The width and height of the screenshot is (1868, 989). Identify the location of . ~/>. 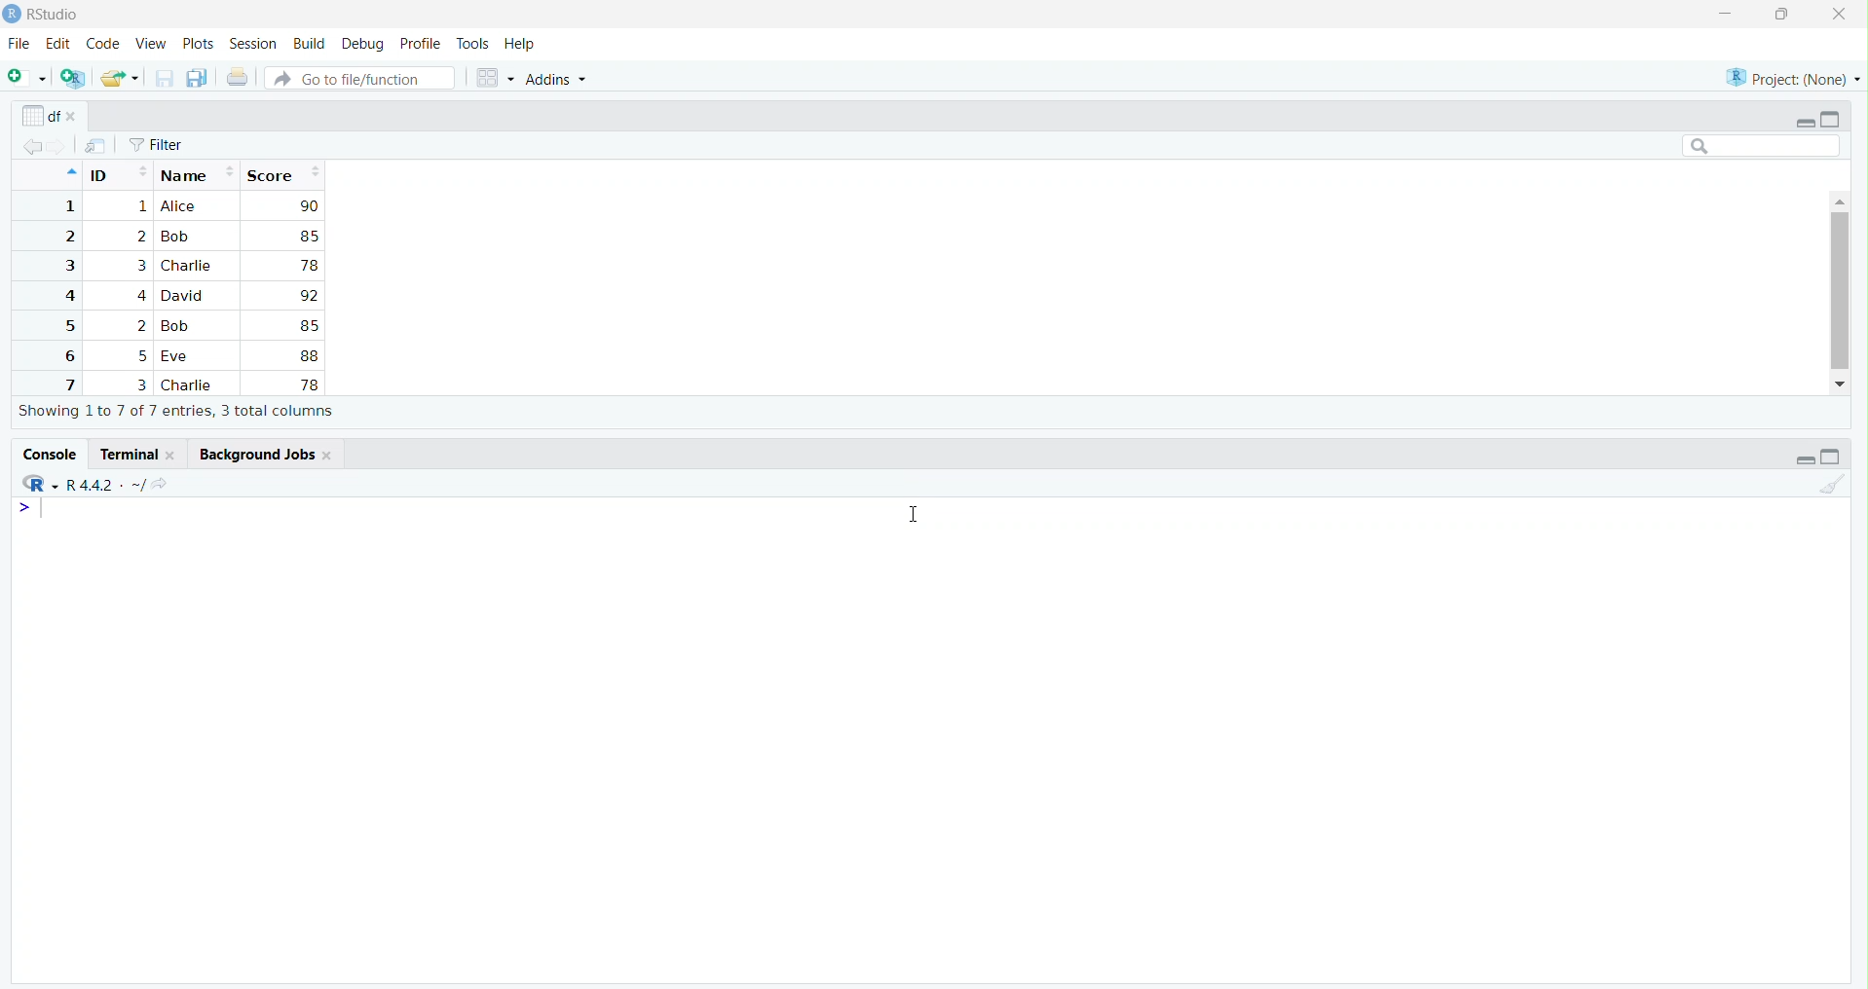
(146, 486).